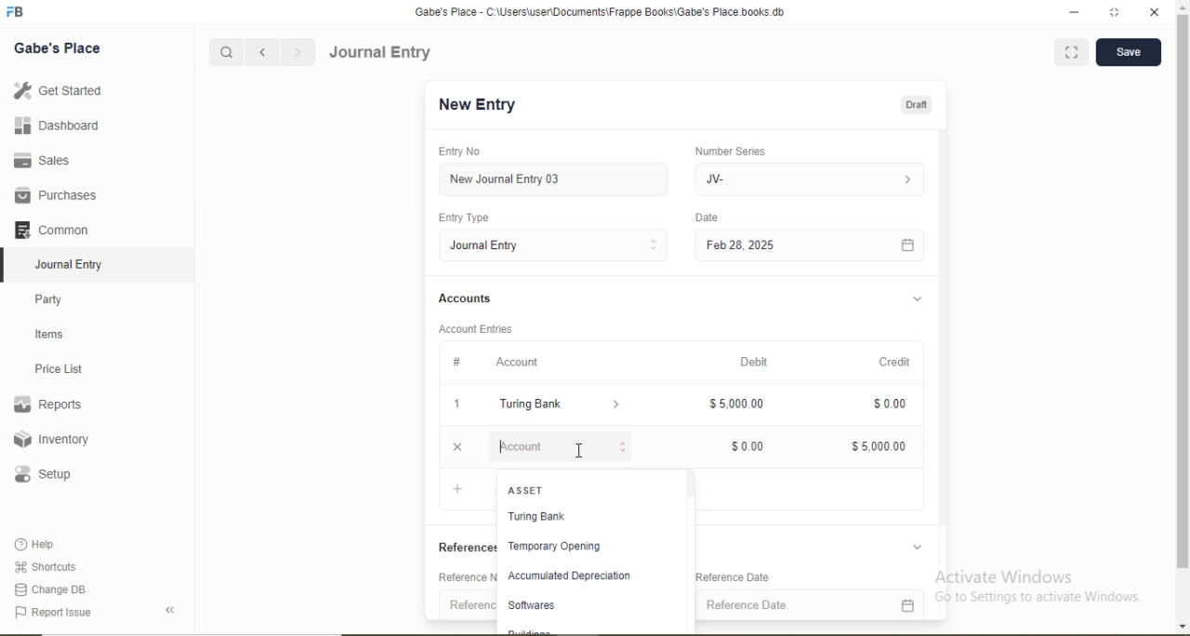  I want to click on $5,000.00, so click(883, 447).